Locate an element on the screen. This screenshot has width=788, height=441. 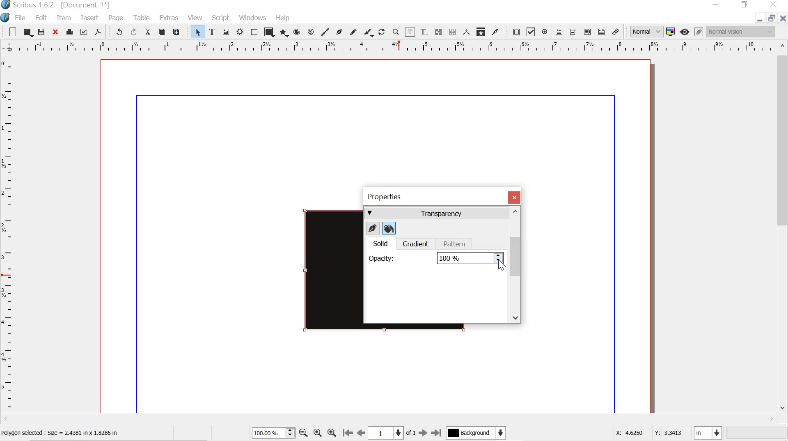
text annotation is located at coordinates (602, 32).